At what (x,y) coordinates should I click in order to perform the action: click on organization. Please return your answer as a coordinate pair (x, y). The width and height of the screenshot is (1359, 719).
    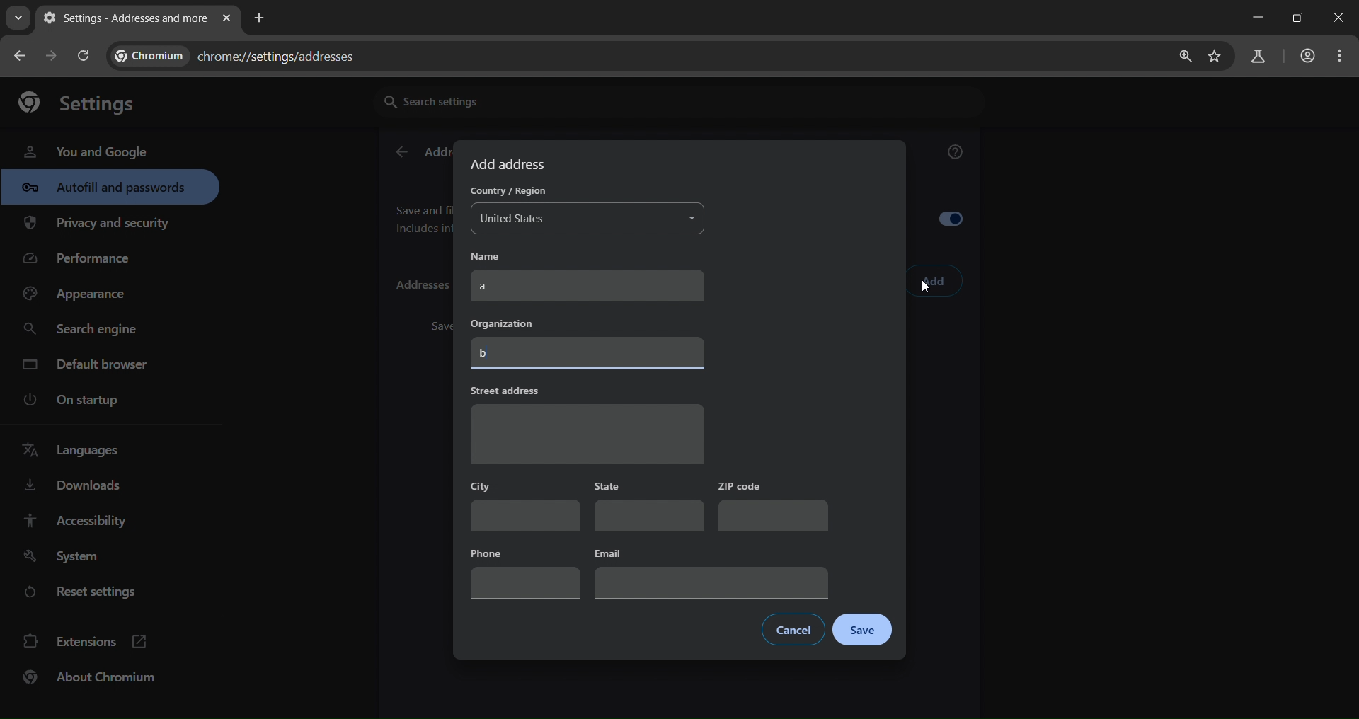
    Looking at the image, I should click on (589, 342).